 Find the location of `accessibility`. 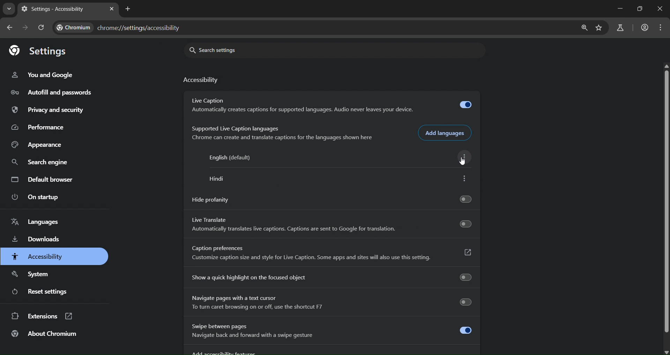

accessibility is located at coordinates (202, 81).